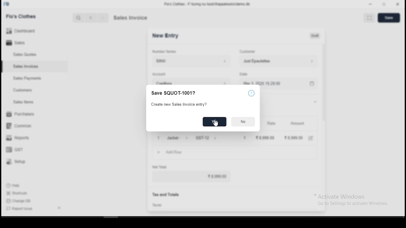  I want to click on number series, so click(166, 49).